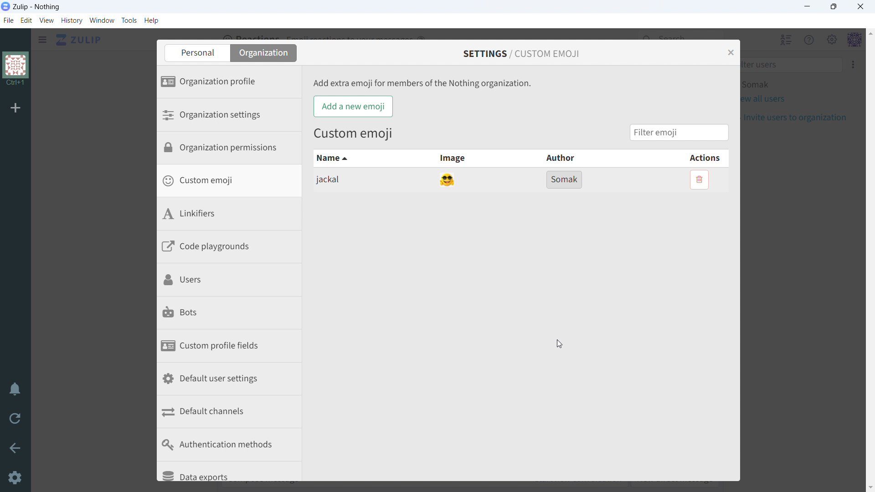  I want to click on code playgrounds, so click(234, 248).